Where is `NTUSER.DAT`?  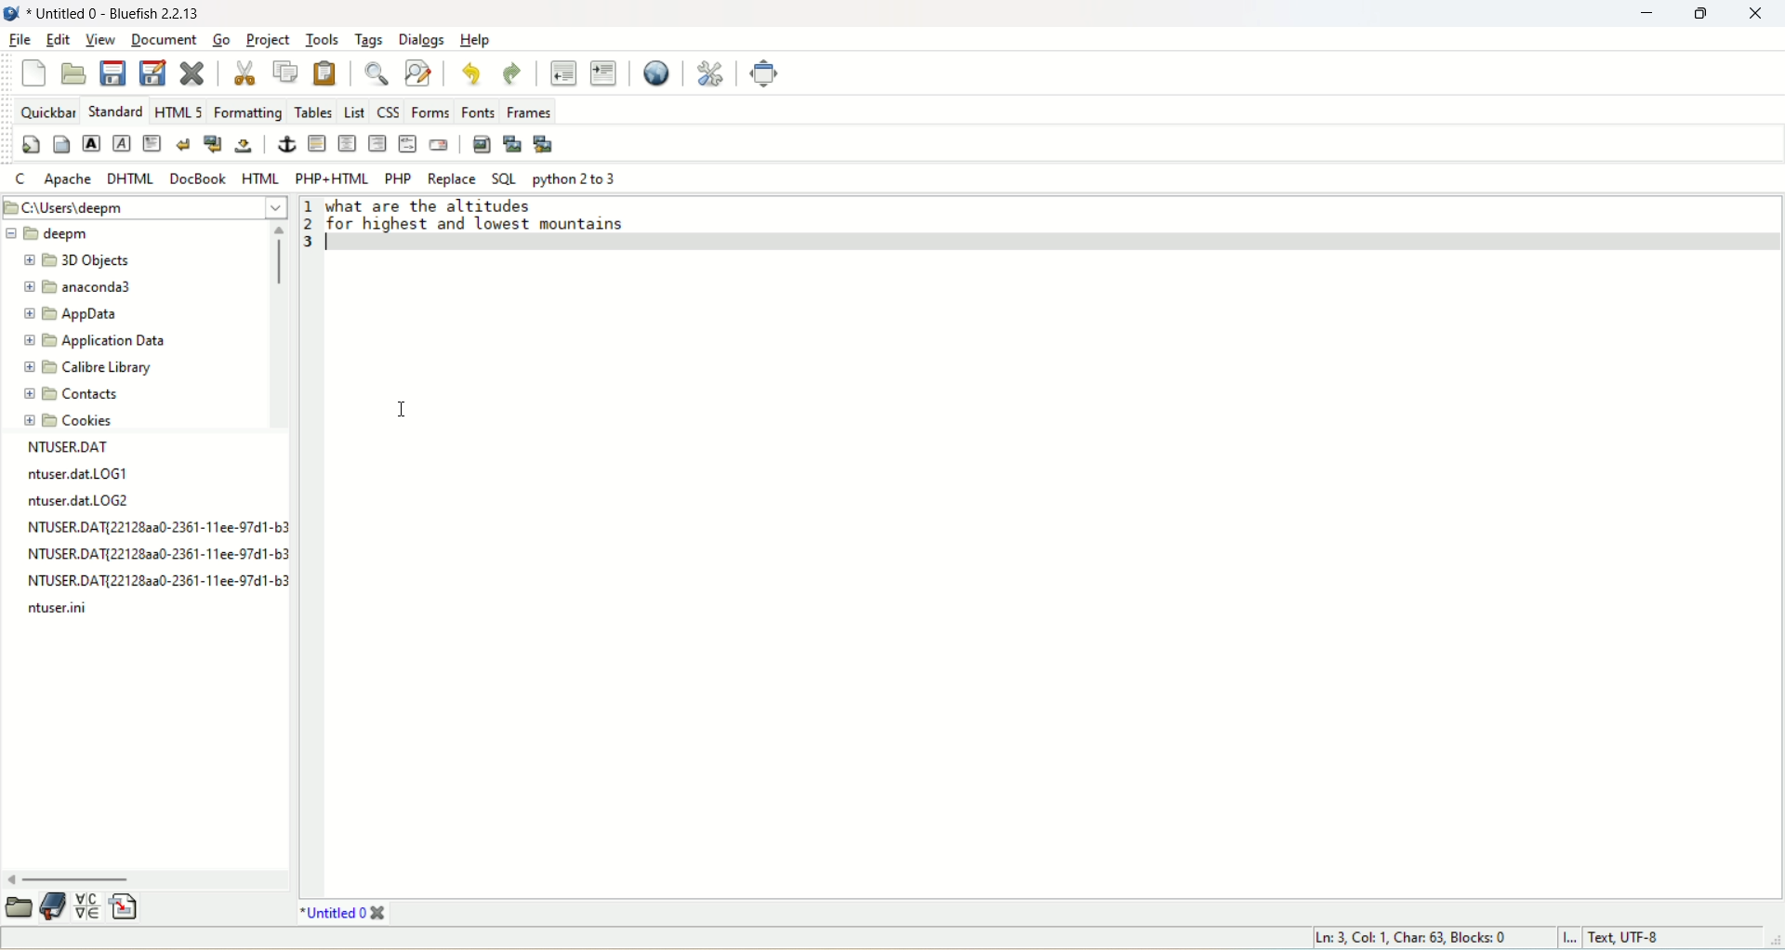 NTUSER.DAT is located at coordinates (77, 447).